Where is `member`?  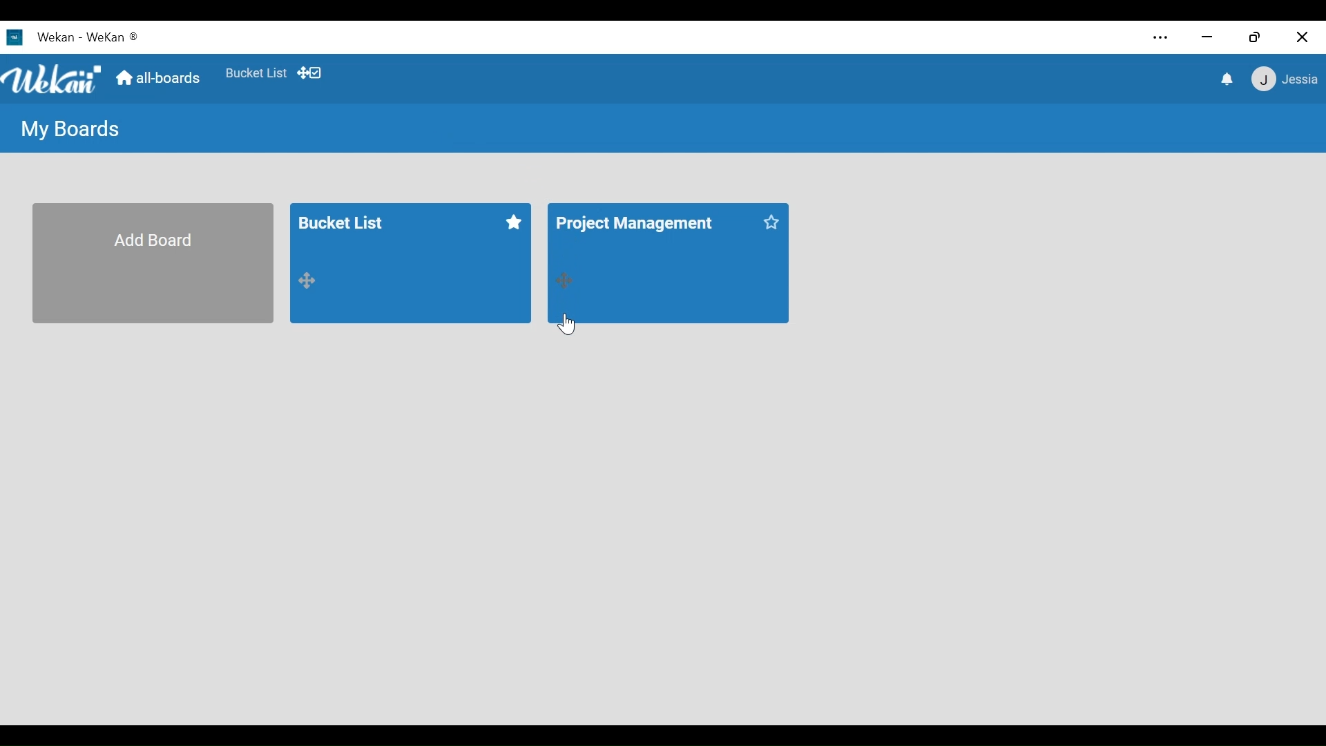
member is located at coordinates (1282, 79).